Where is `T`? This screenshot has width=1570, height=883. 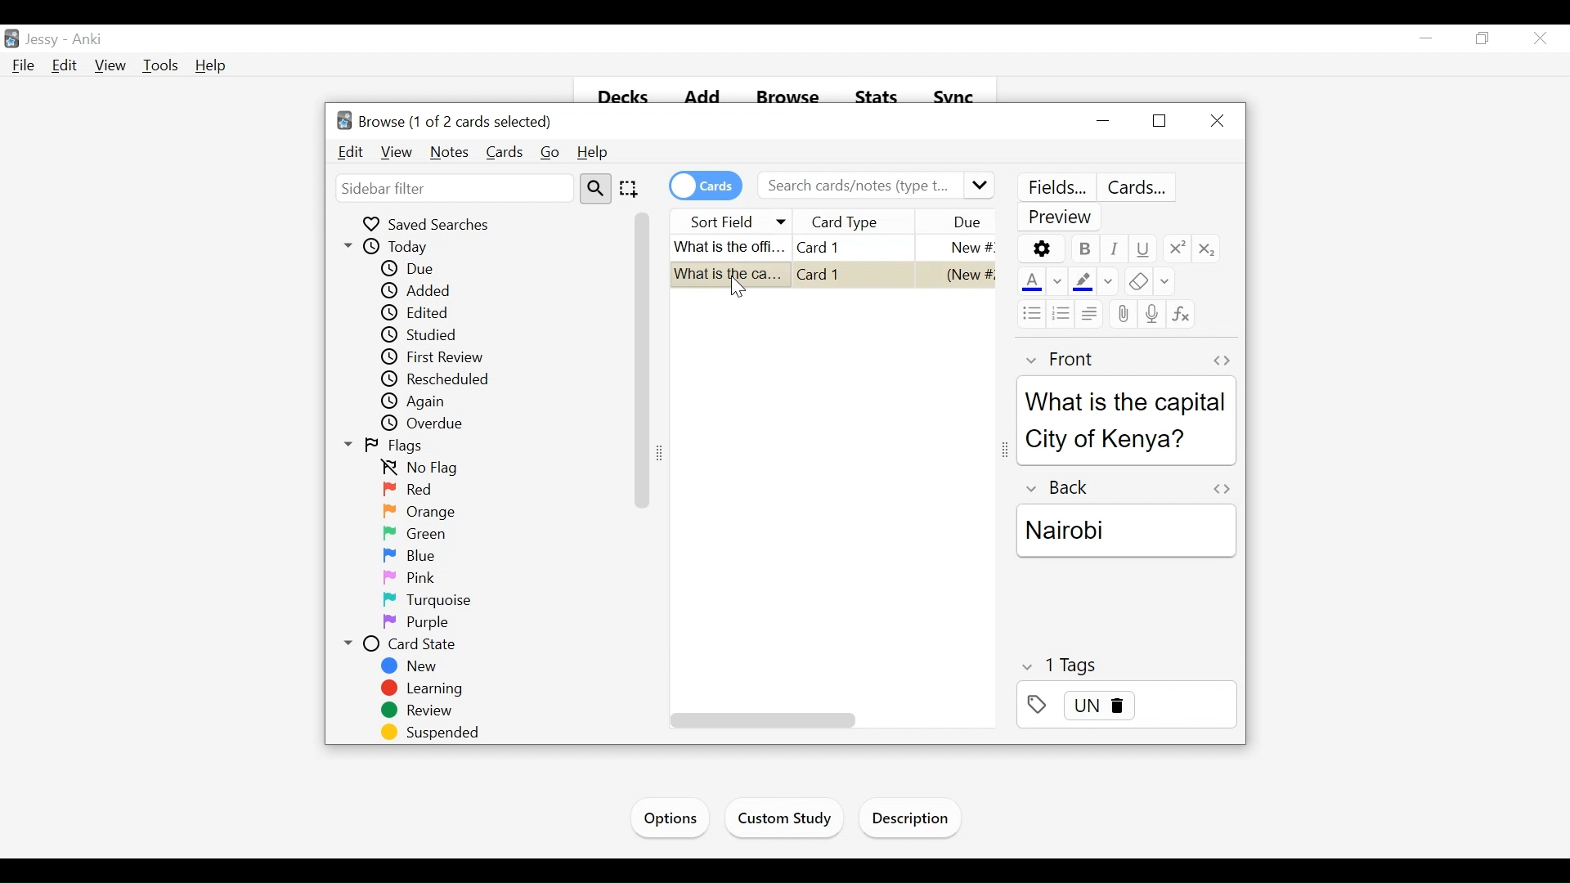
T is located at coordinates (1127, 665).